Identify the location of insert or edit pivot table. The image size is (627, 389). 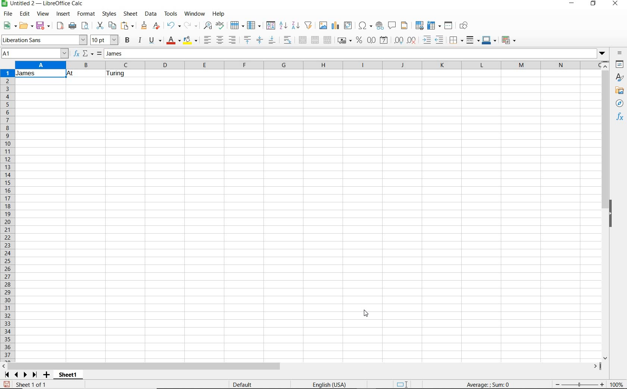
(349, 26).